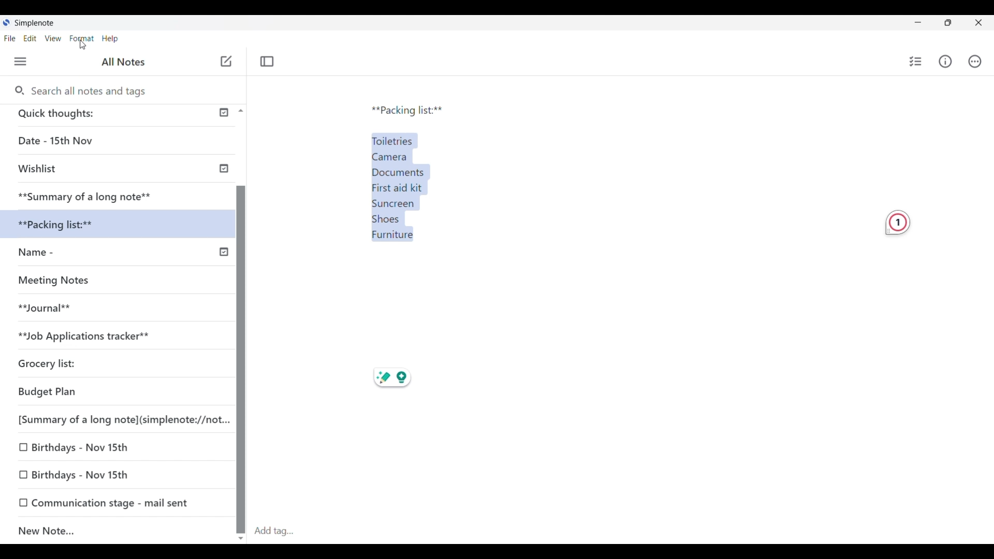 The image size is (994, 559). Describe the element at coordinates (975, 61) in the screenshot. I see `Actions` at that location.